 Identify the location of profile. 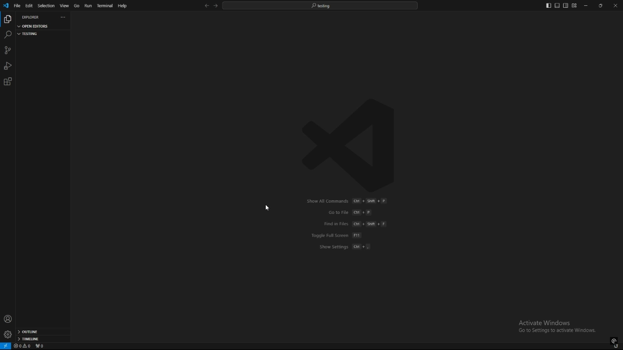
(8, 319).